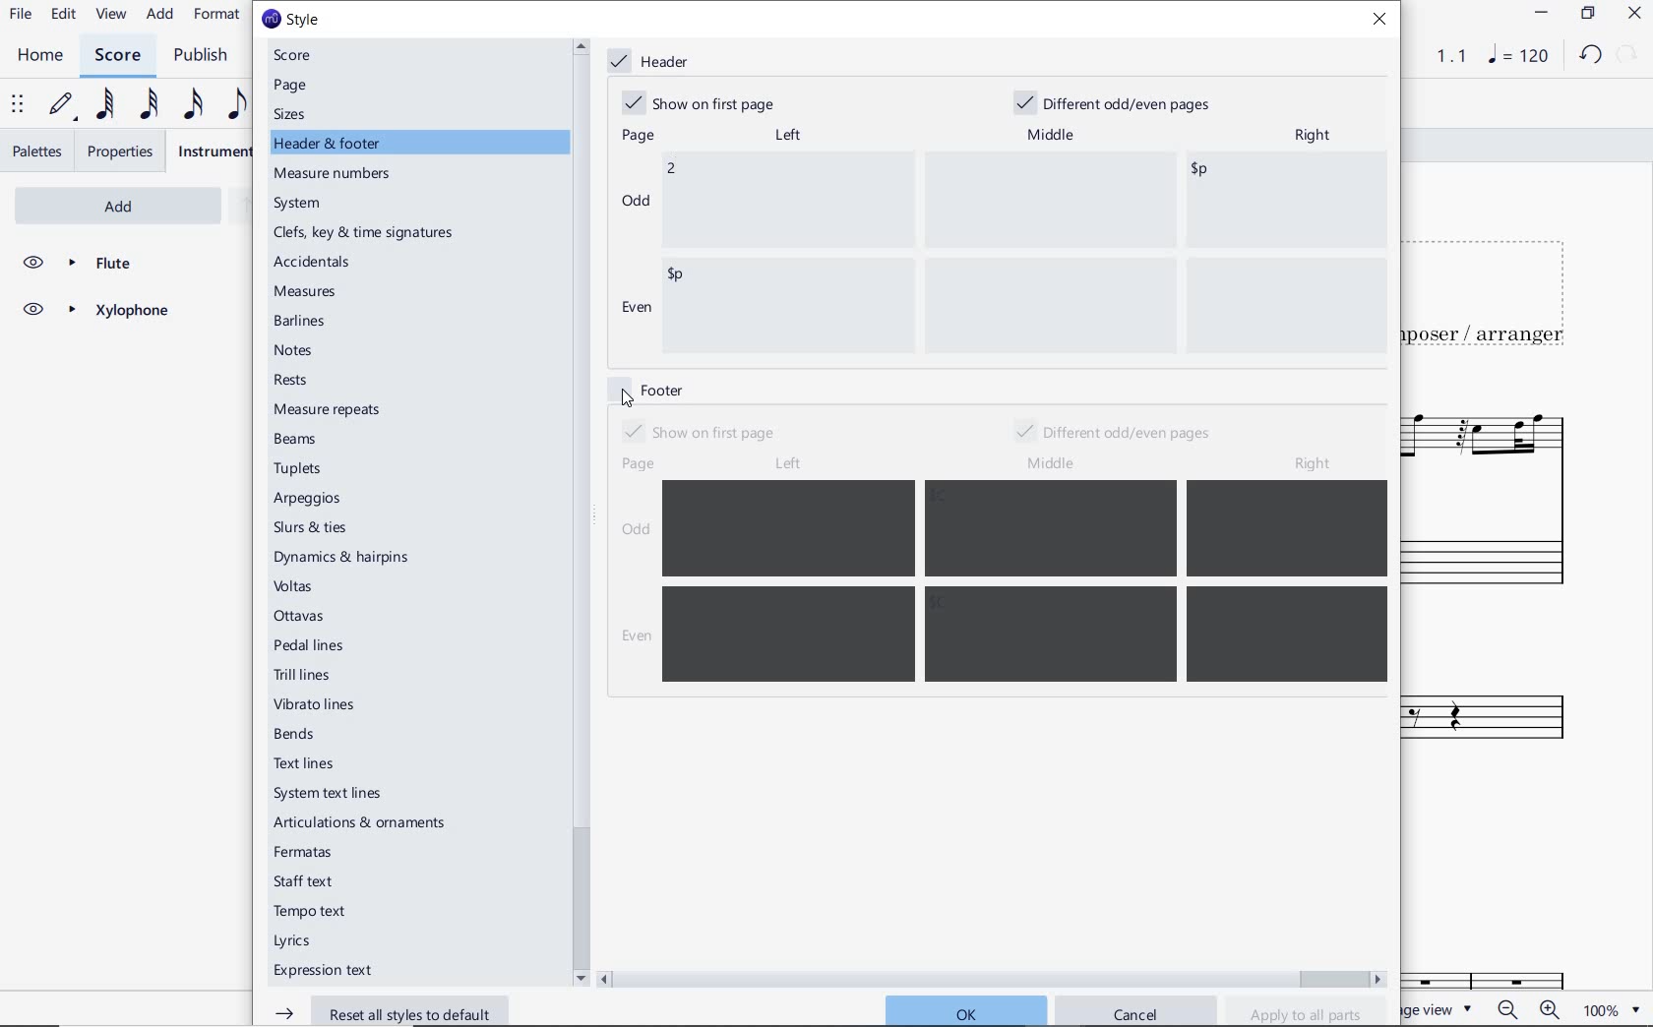  I want to click on reset all styles to default, so click(393, 1010).